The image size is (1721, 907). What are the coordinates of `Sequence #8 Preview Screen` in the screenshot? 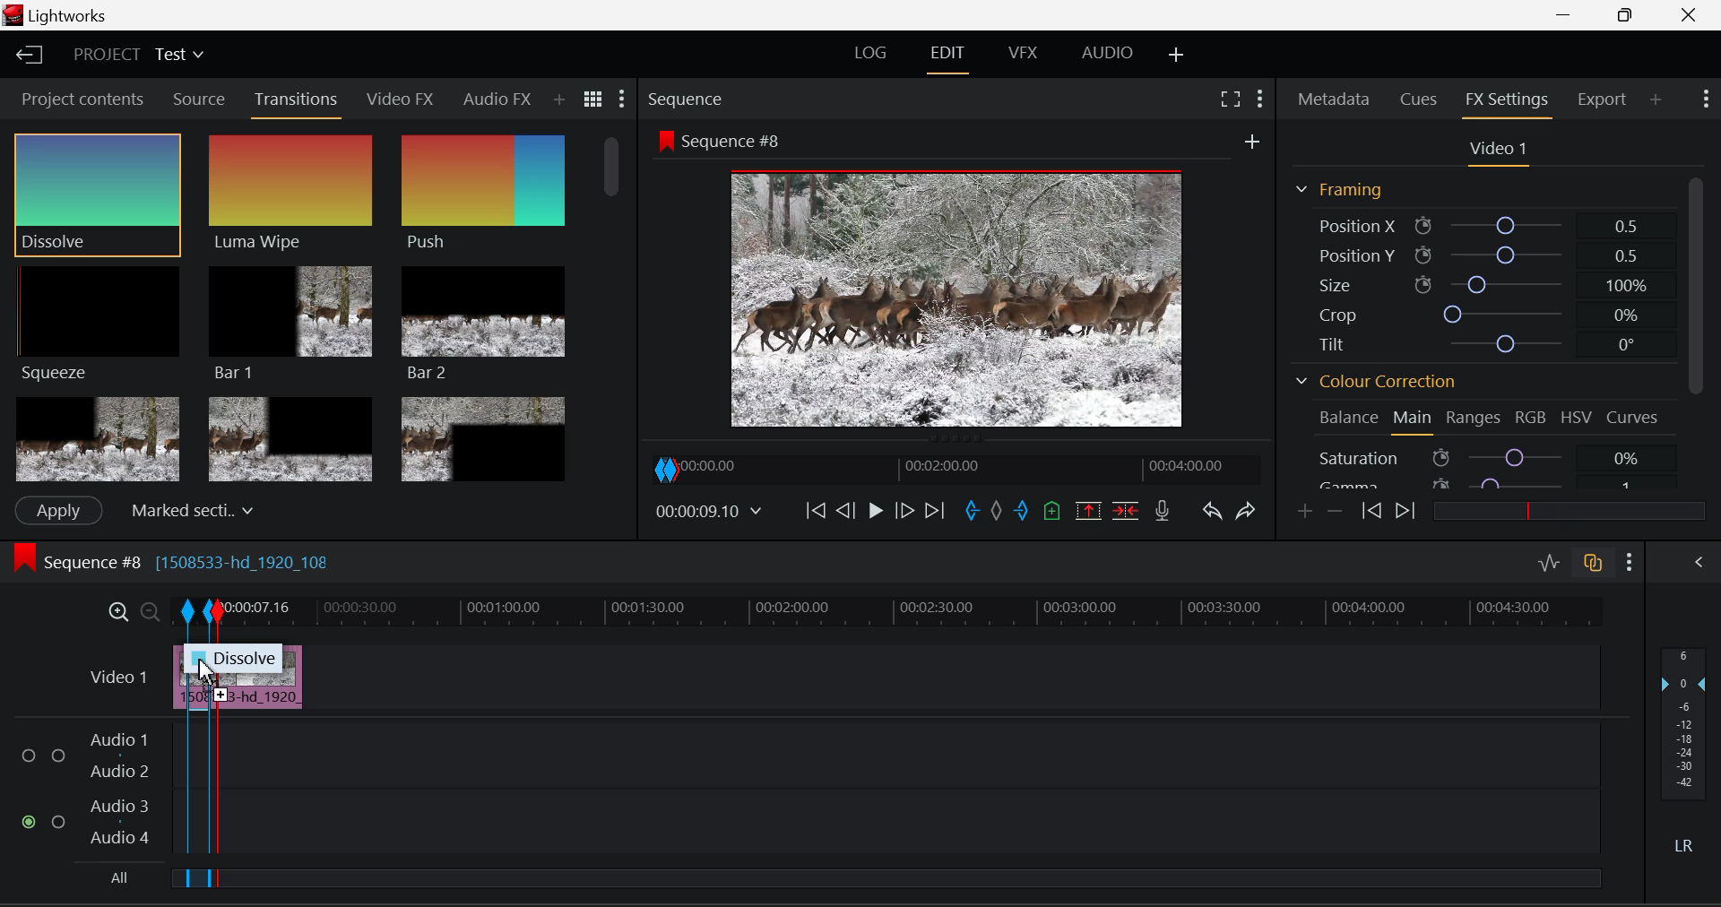 It's located at (957, 280).